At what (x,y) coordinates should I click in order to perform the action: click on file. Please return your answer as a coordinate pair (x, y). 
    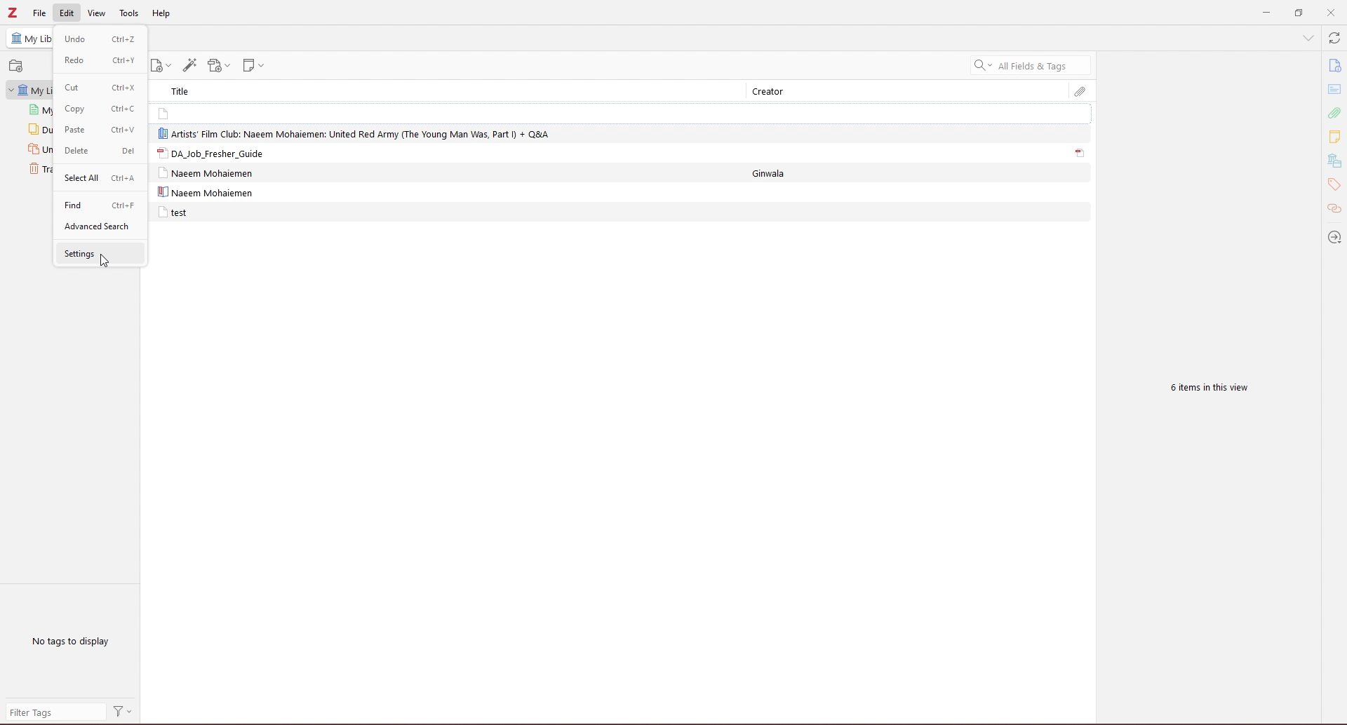
    Looking at the image, I should click on (40, 13).